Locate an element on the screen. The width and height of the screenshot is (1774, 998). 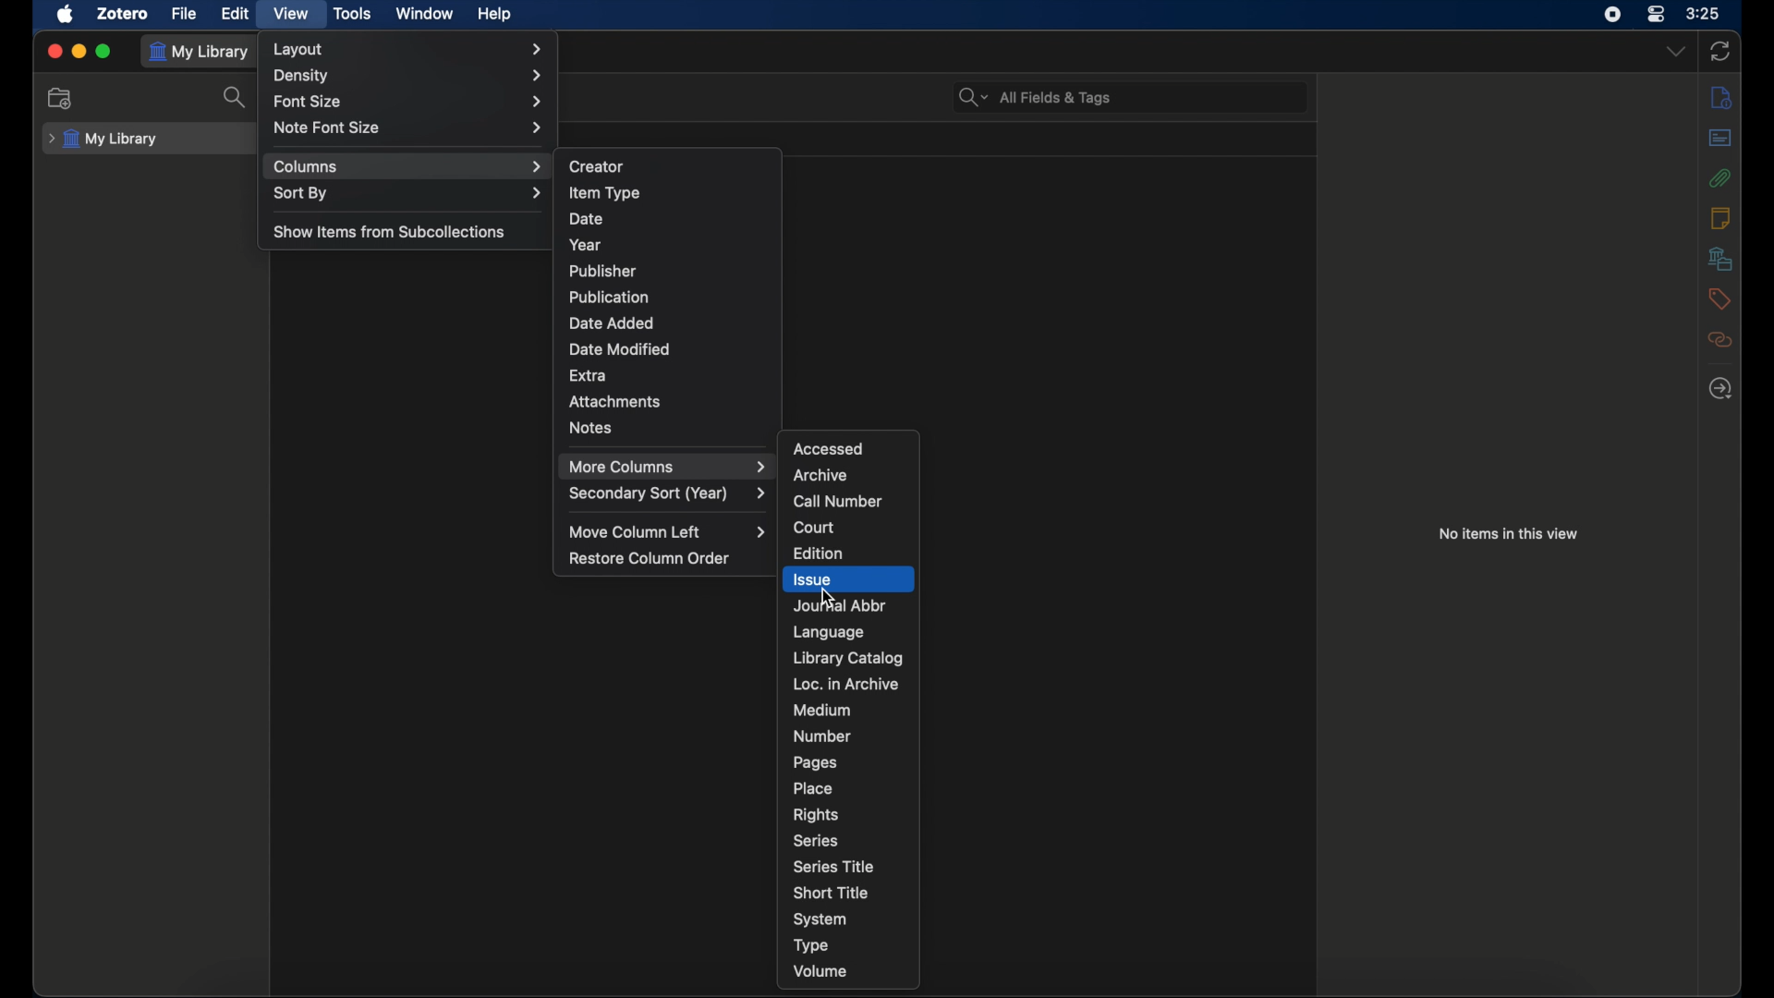
 is located at coordinates (1720, 98).